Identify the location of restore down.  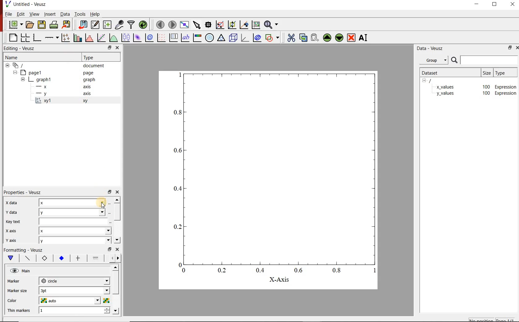
(110, 192).